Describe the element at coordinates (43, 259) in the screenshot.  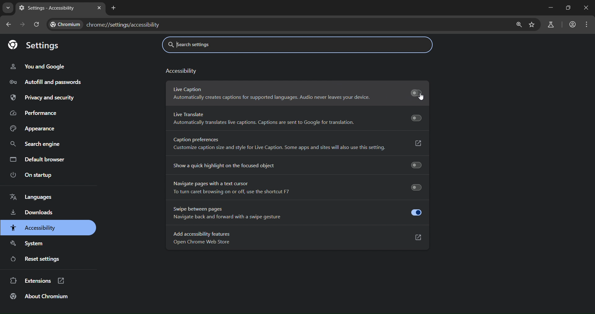
I see `reset settings` at that location.